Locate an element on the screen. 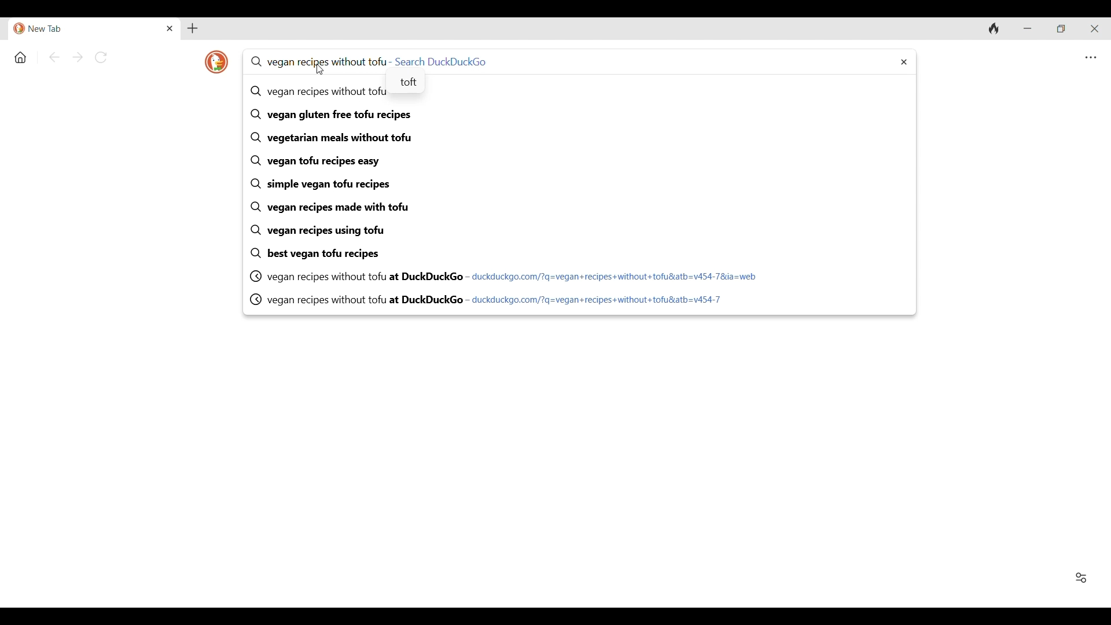  vegan recipes using tofu is located at coordinates (579, 231).